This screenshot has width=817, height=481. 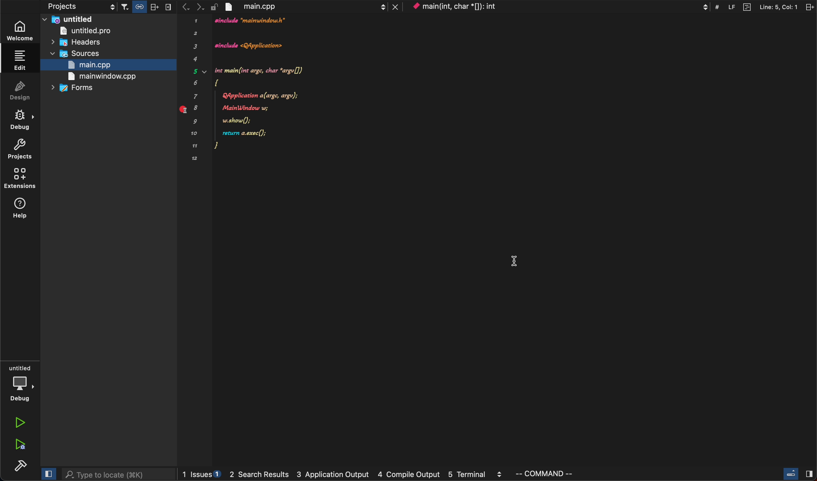 What do you see at coordinates (108, 19) in the screenshot?
I see `untitled` at bounding box center [108, 19].